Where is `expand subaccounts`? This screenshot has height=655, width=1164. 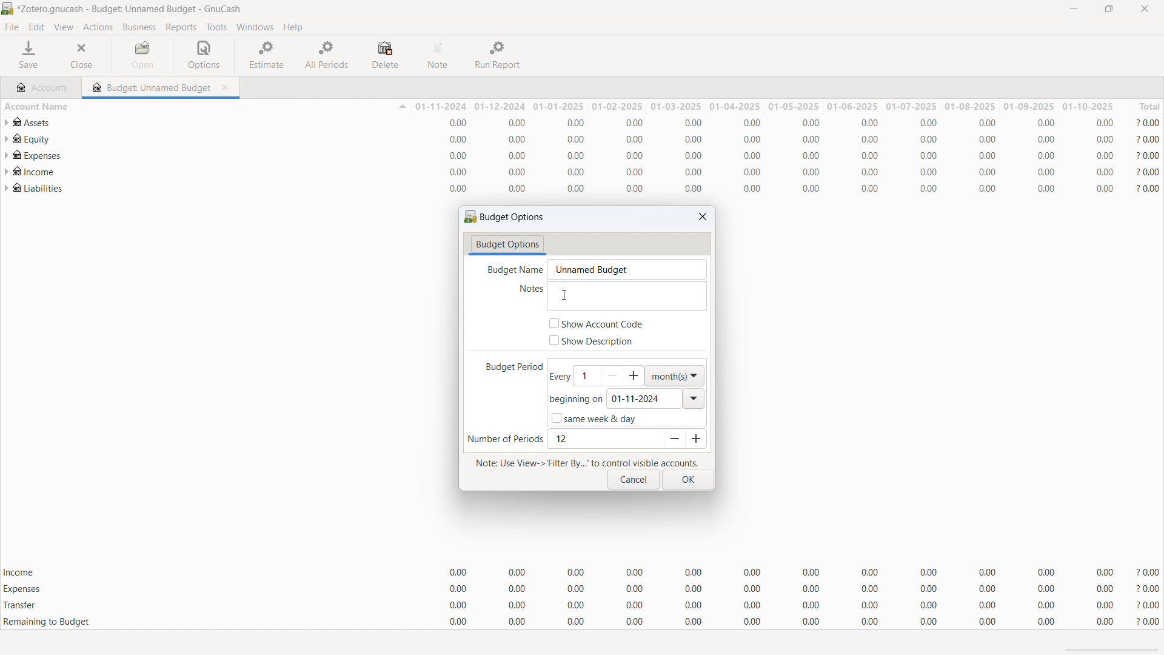
expand subaccounts is located at coordinates (7, 188).